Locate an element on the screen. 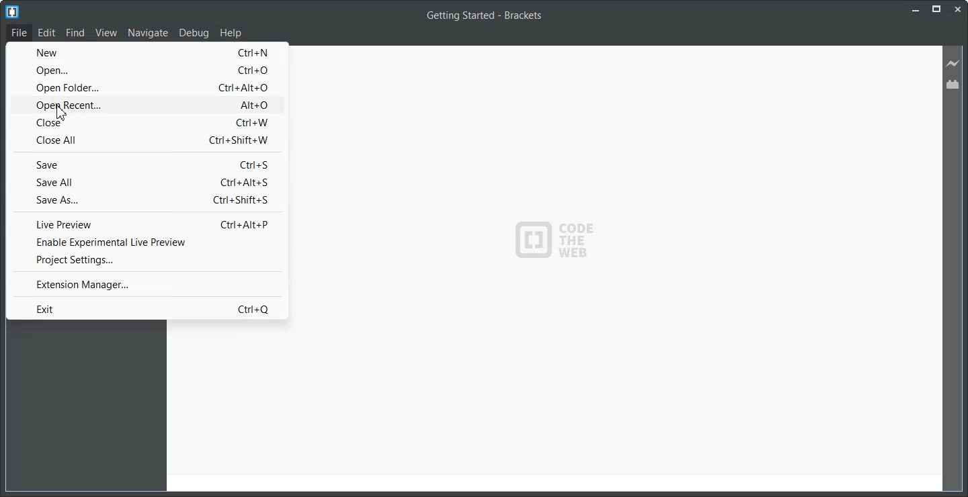 The width and height of the screenshot is (968, 497). Extension Manager is located at coordinates (149, 284).